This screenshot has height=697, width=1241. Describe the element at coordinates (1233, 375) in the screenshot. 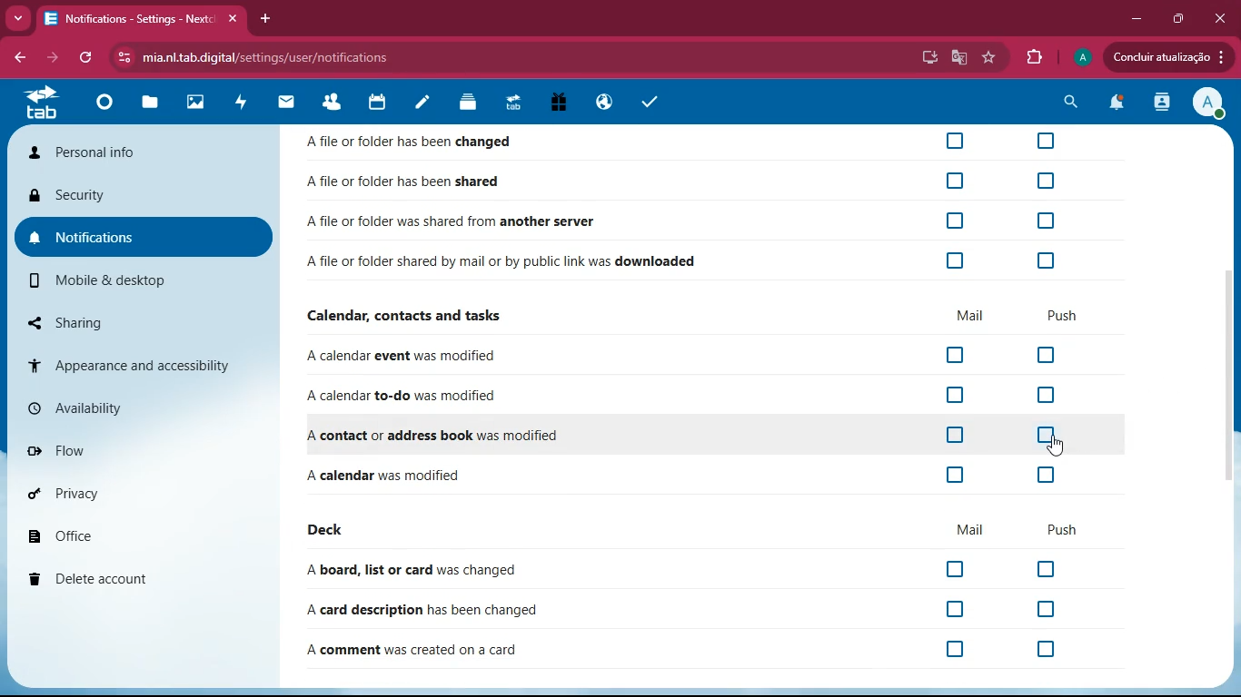

I see `Scrollbar` at that location.